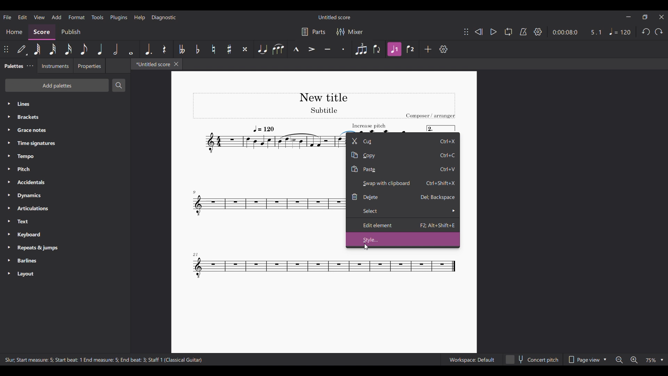 Image resolution: width=668 pixels, height=376 pixels. What do you see at coordinates (564, 32) in the screenshot?
I see `Current duration` at bounding box center [564, 32].